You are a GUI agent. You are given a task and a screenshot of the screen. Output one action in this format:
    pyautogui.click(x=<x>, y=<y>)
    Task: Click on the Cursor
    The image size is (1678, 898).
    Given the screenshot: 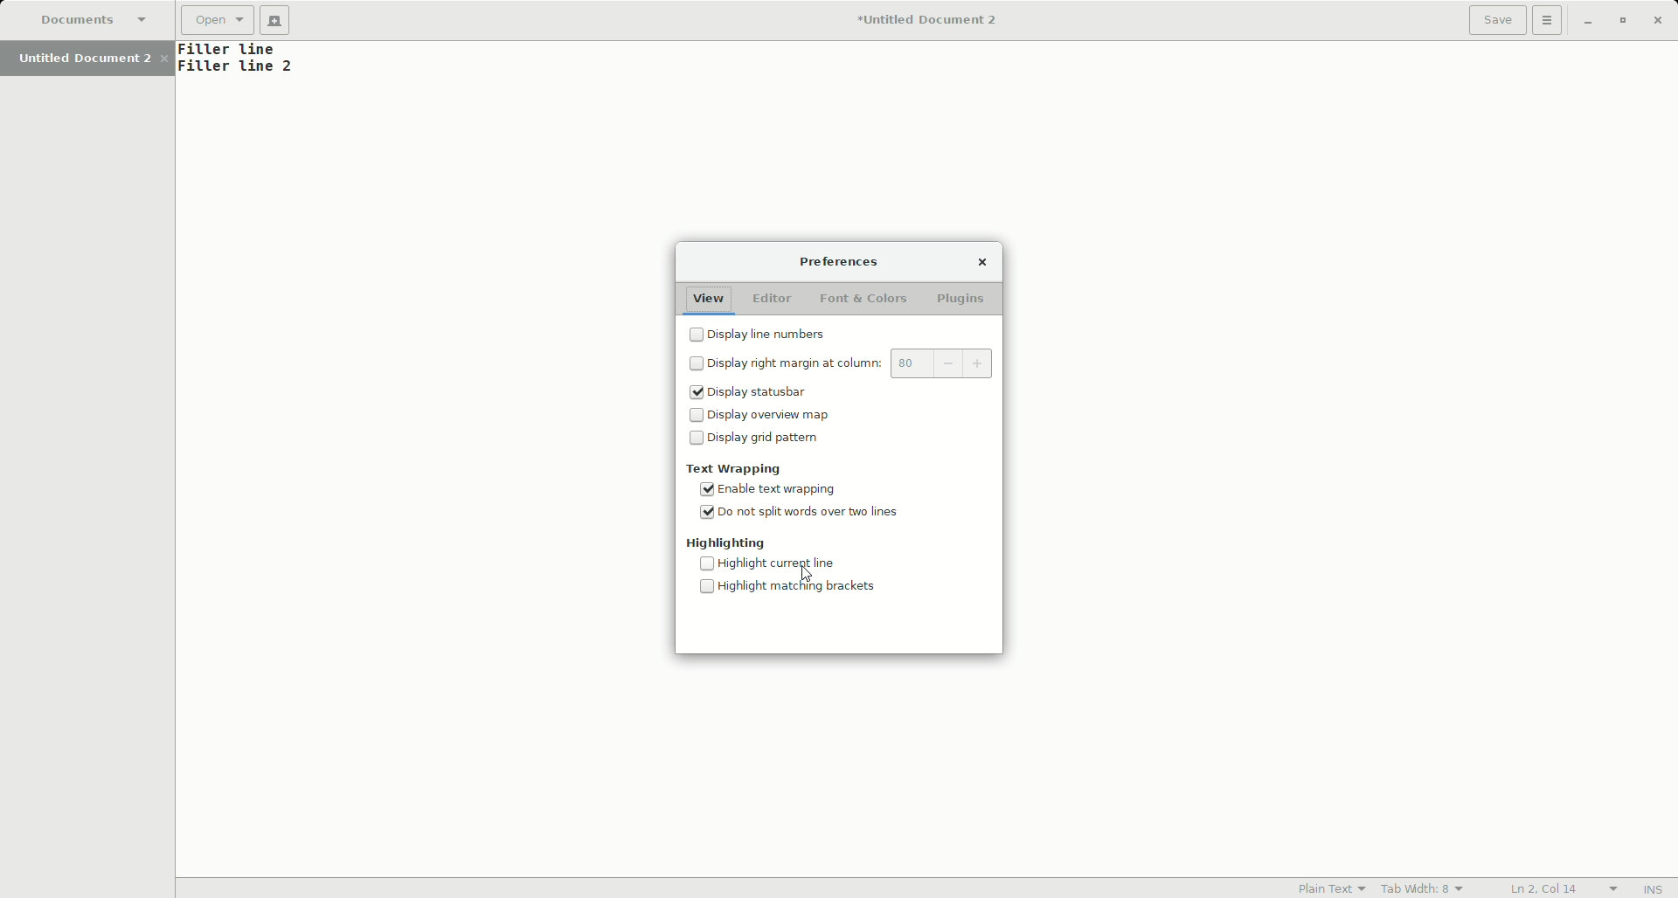 What is the action you would take?
    pyautogui.click(x=809, y=573)
    